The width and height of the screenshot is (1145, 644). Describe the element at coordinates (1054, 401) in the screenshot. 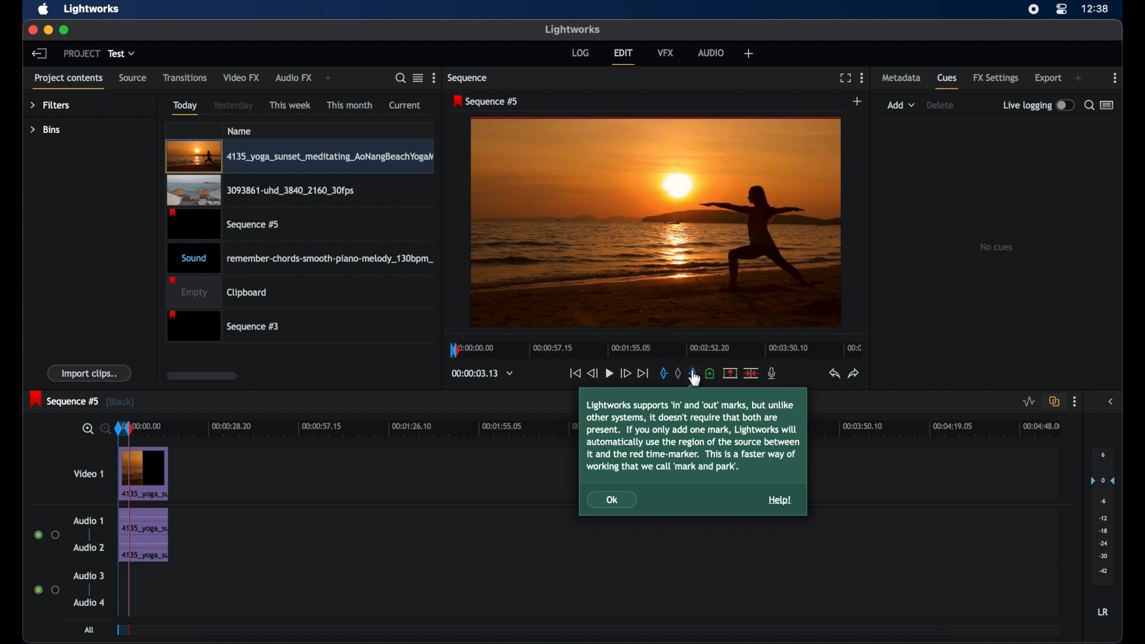

I see `toggle auto track synd` at that location.